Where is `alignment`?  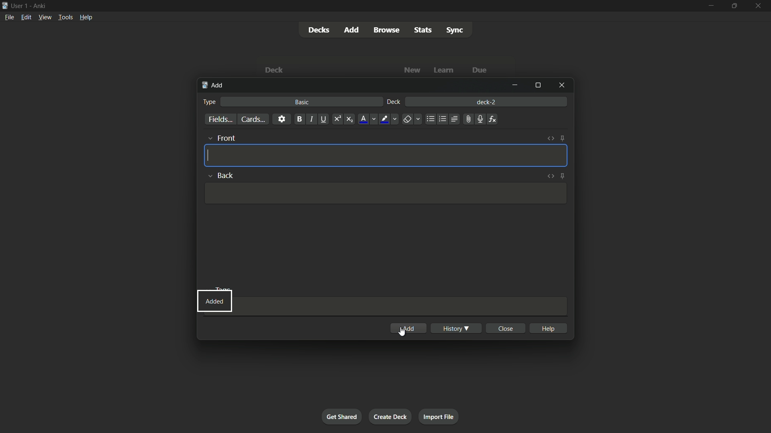 alignment is located at coordinates (455, 119).